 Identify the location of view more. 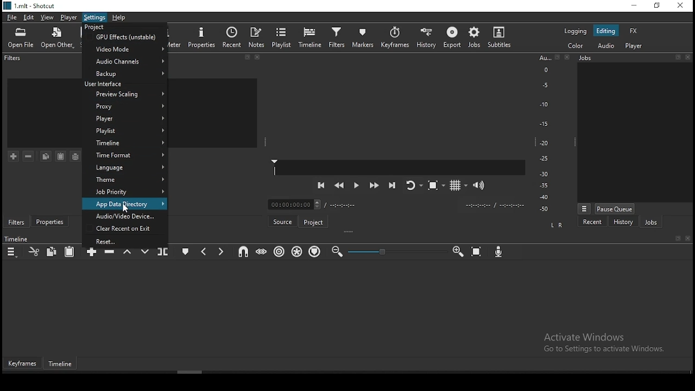
(584, 208).